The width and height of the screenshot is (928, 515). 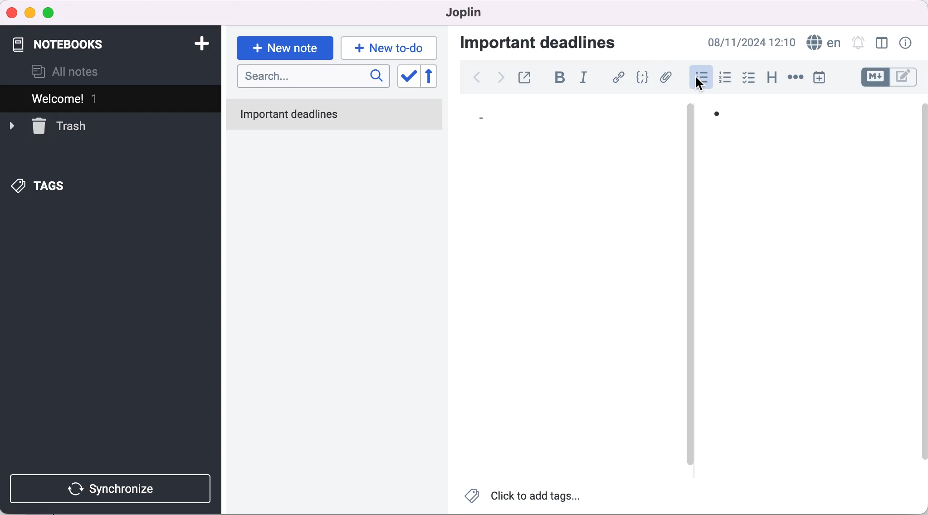 I want to click on tags, so click(x=48, y=185).